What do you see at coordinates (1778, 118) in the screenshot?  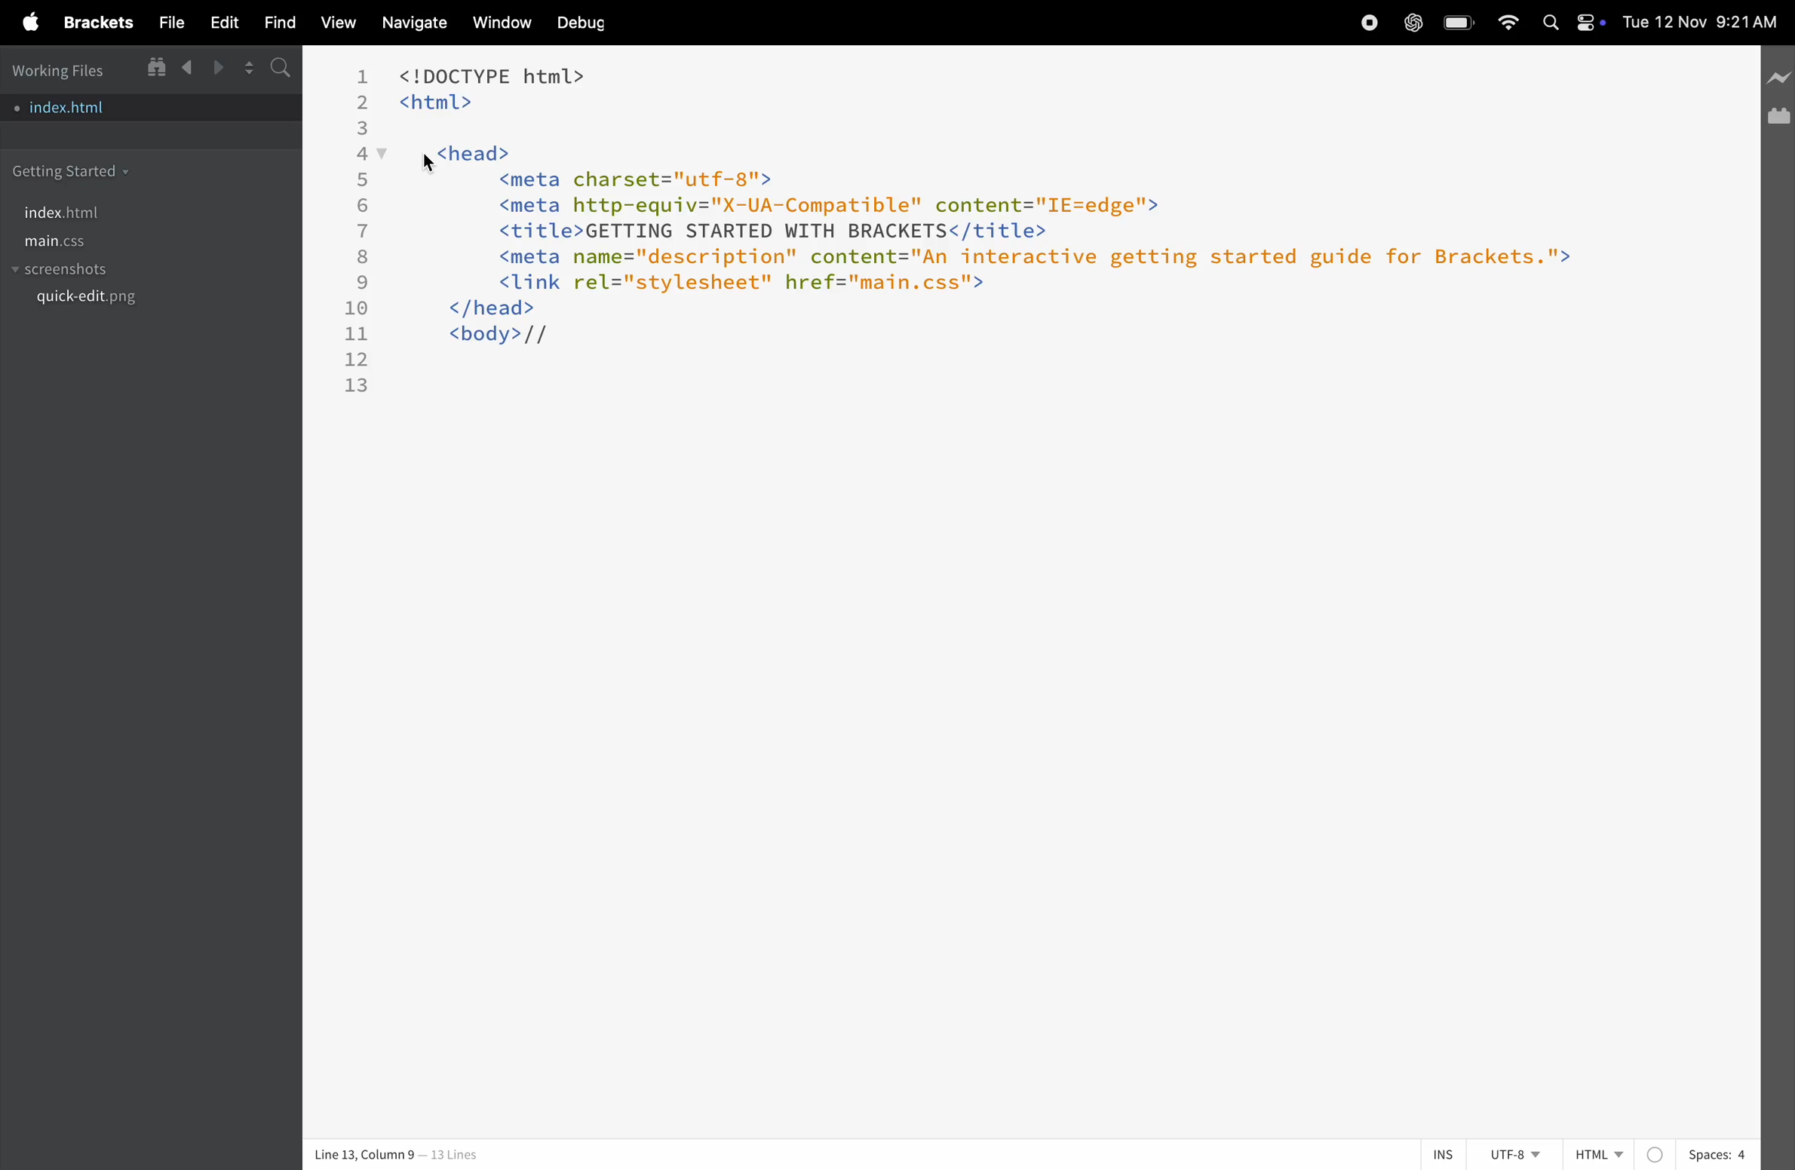 I see `extension manager` at bounding box center [1778, 118].